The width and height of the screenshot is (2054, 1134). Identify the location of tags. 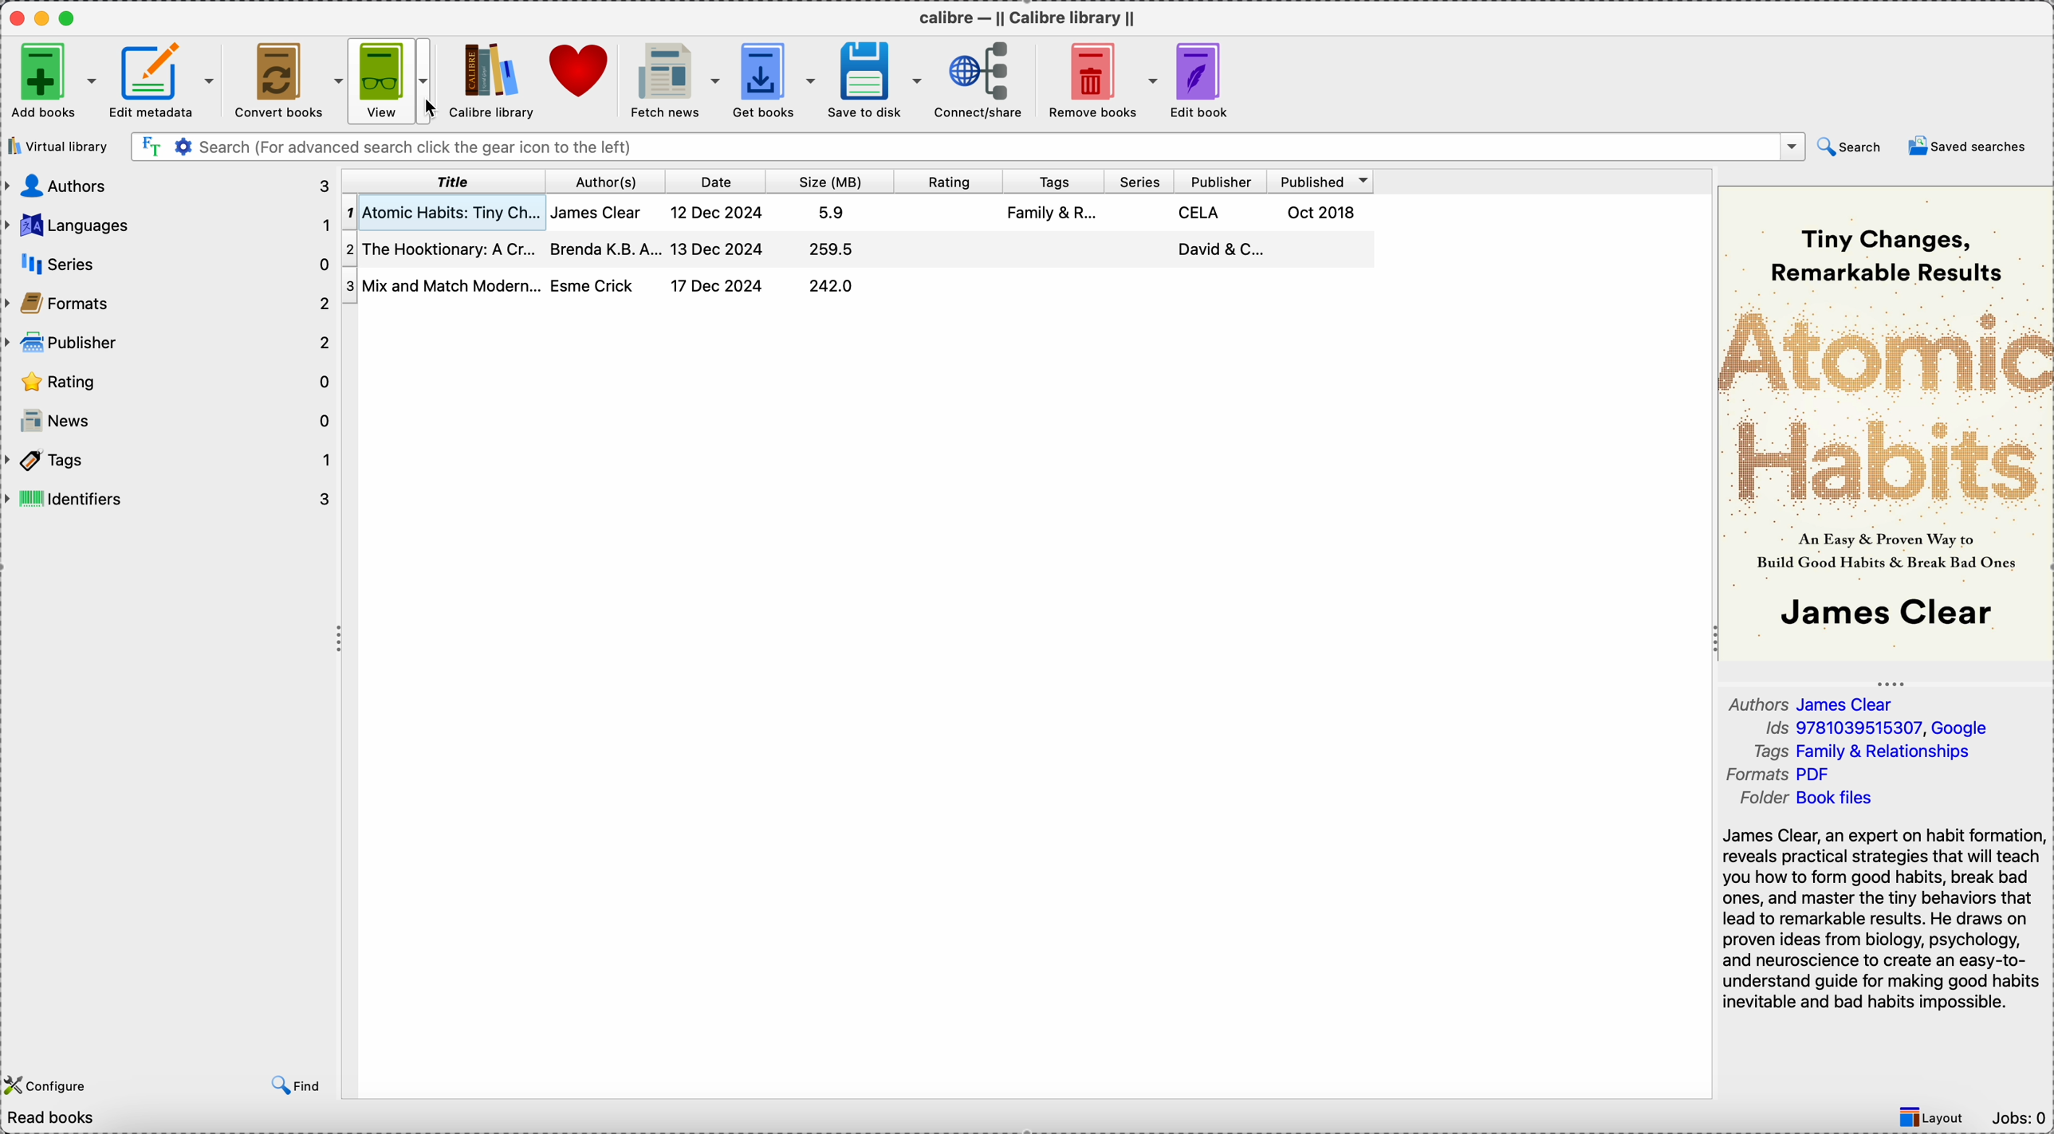
(1055, 180).